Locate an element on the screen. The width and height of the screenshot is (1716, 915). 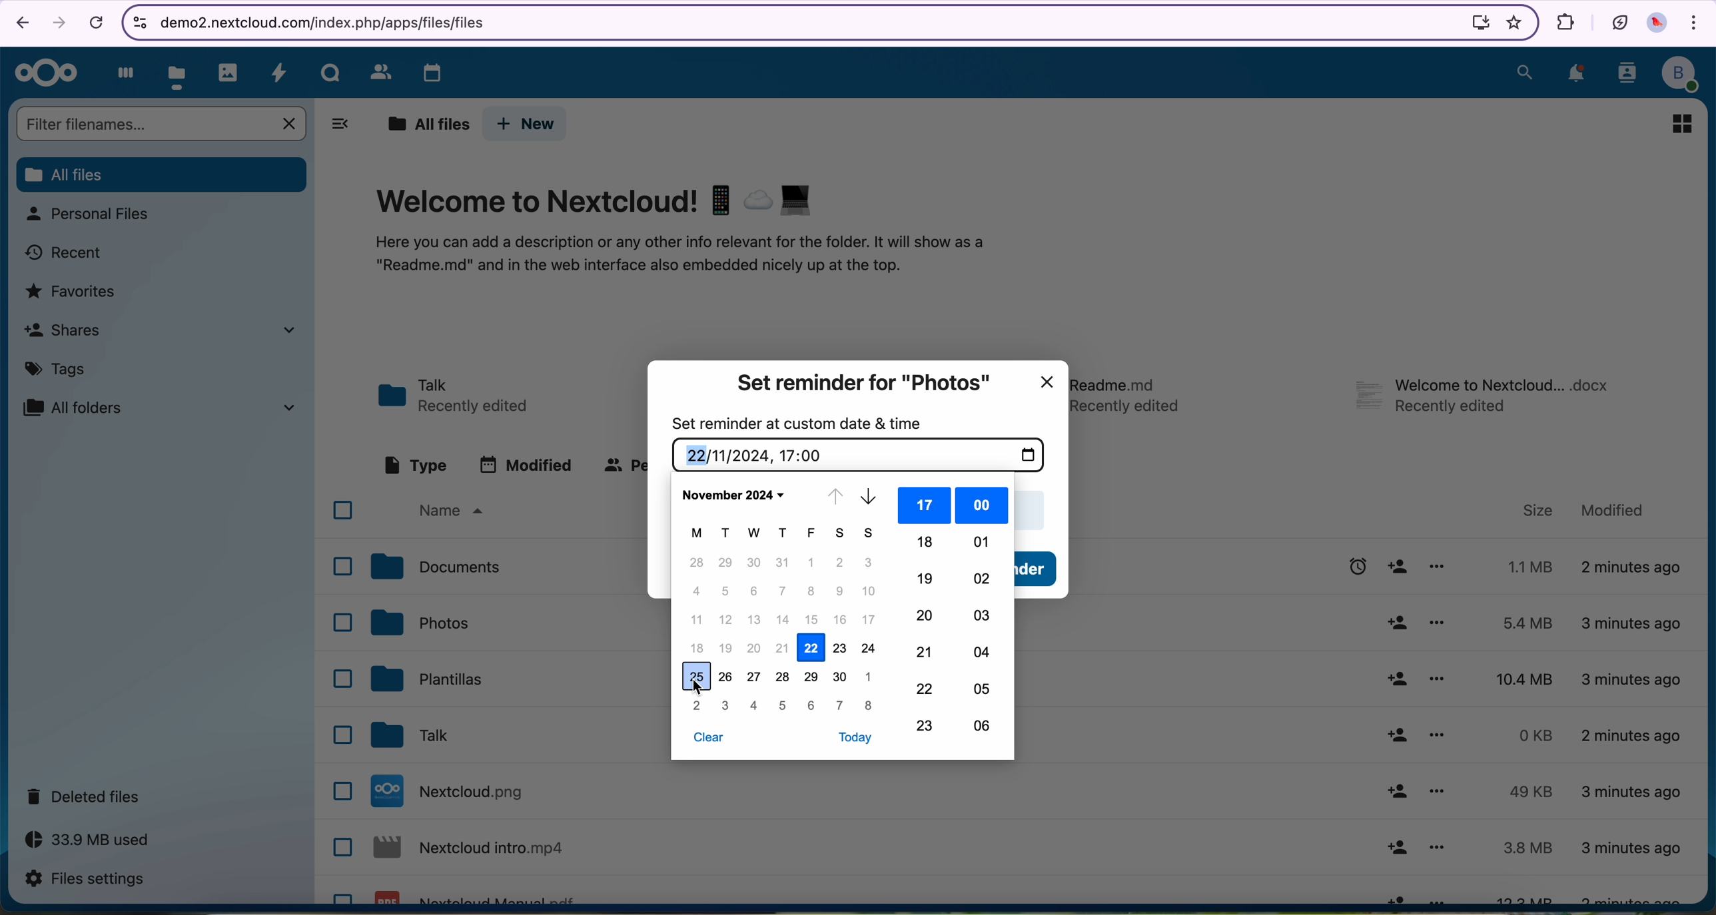
06 is located at coordinates (983, 729).